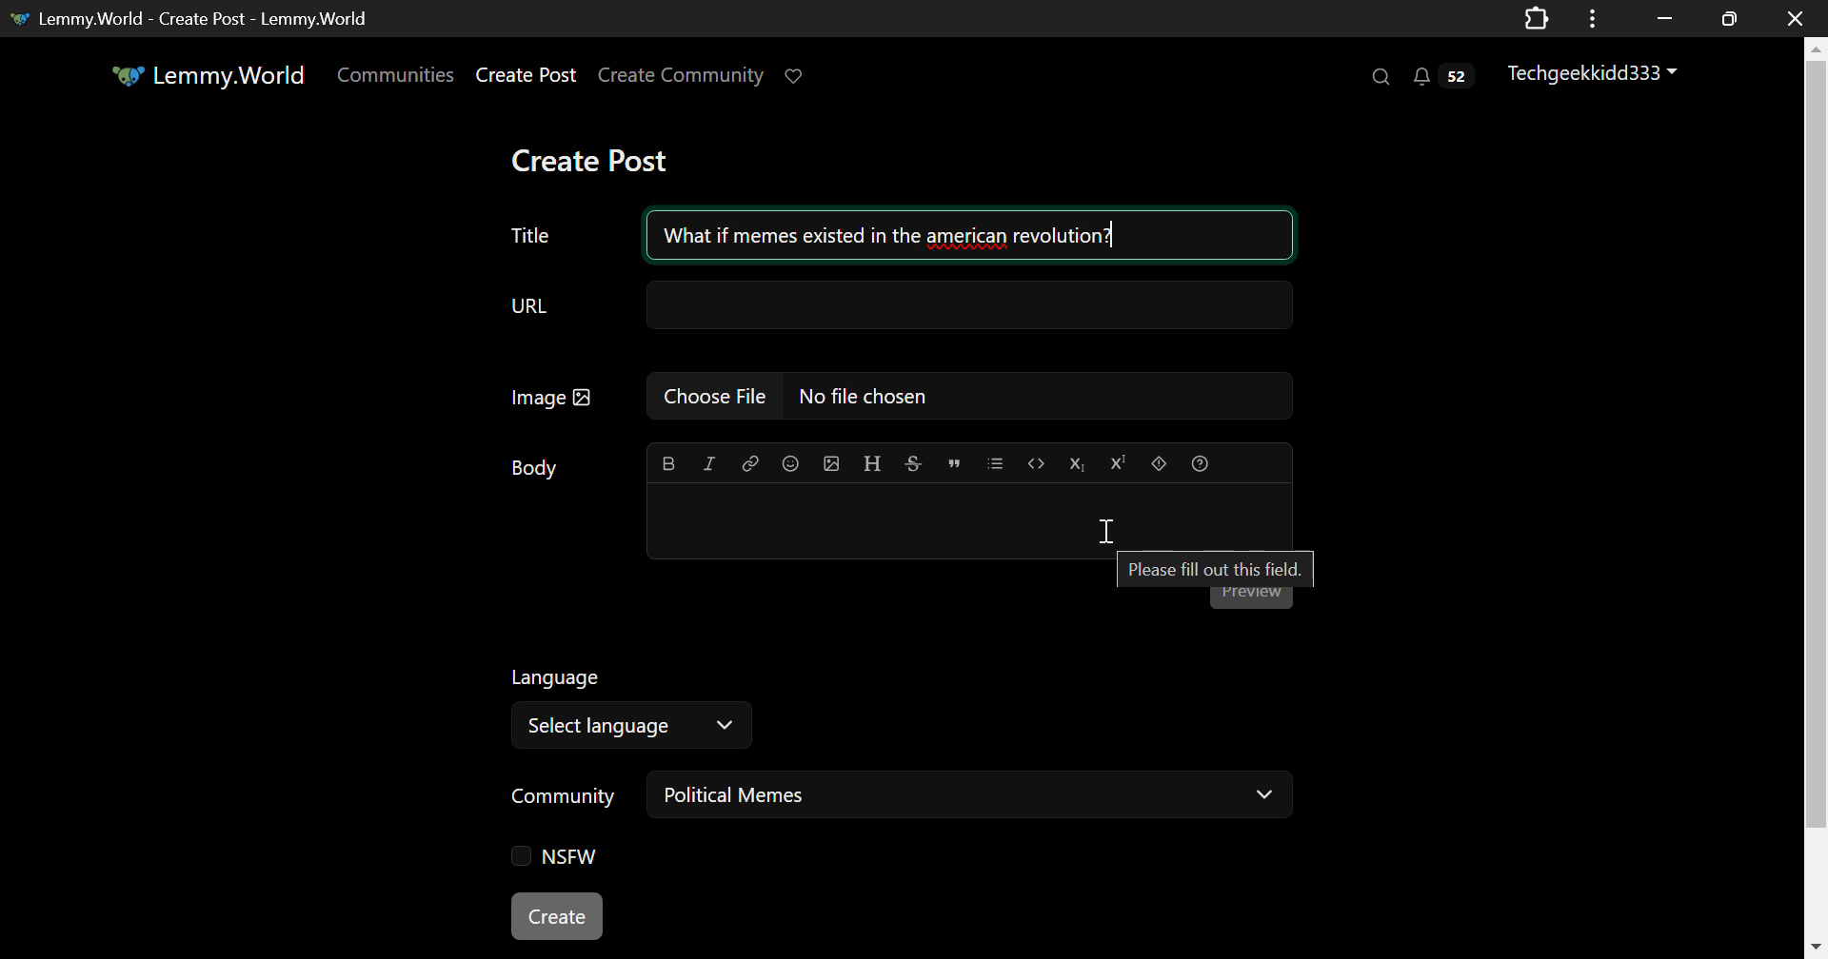  Describe the element at coordinates (904, 798) in the screenshot. I see `Community: Political Memes` at that location.